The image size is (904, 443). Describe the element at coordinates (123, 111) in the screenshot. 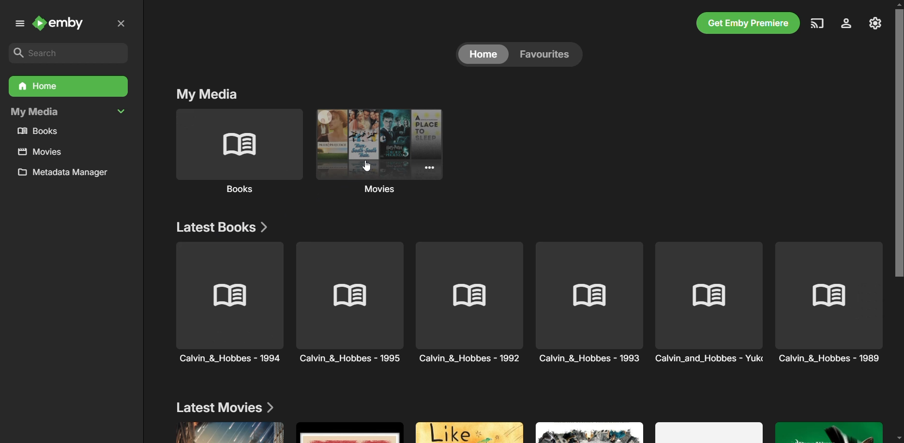

I see `Expand/Collapse` at that location.